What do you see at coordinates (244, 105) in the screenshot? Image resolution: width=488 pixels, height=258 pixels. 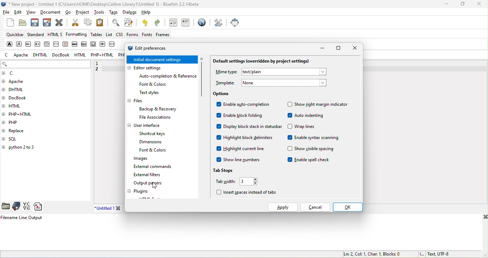 I see `enable auto completion` at bounding box center [244, 105].